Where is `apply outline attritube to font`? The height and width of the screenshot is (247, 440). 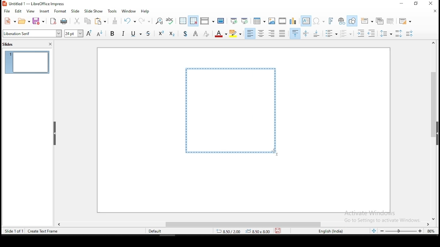
apply outline attritube to font is located at coordinates (195, 34).